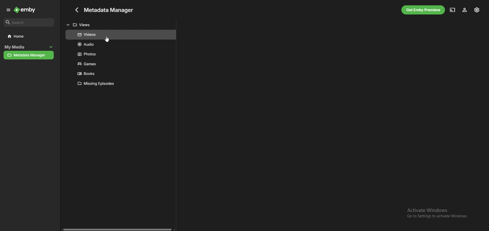  Describe the element at coordinates (120, 44) in the screenshot. I see `audio` at that location.